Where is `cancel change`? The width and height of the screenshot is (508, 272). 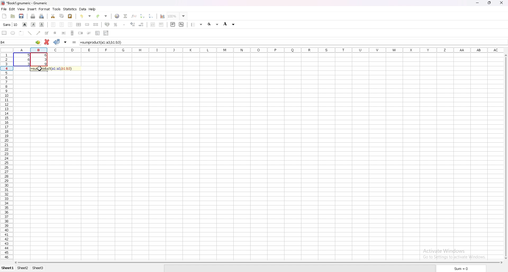
cancel change is located at coordinates (46, 43).